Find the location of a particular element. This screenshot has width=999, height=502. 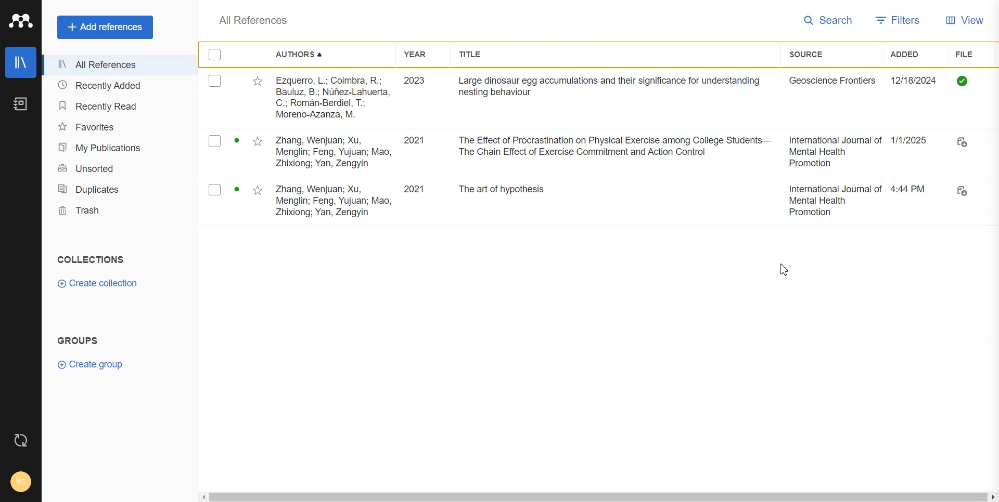

Starred is located at coordinates (259, 190).